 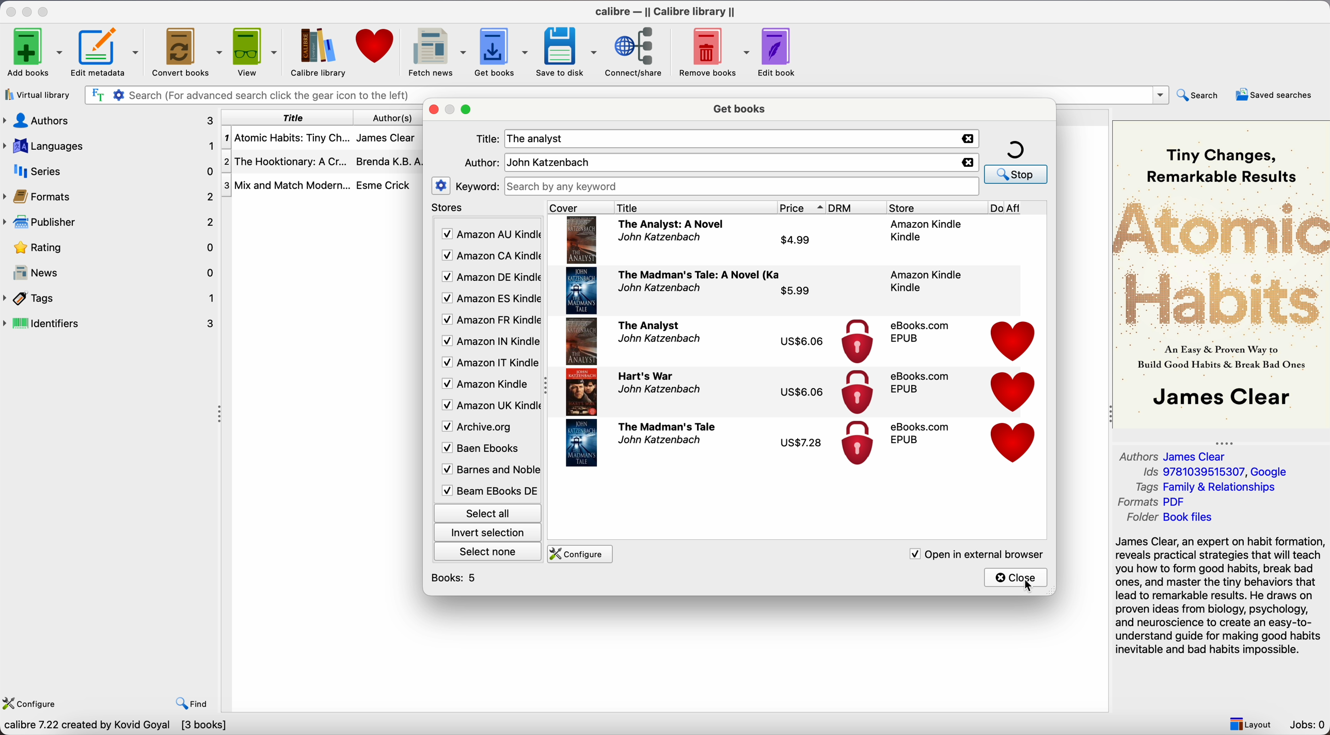 What do you see at coordinates (195, 705) in the screenshot?
I see `find` at bounding box center [195, 705].